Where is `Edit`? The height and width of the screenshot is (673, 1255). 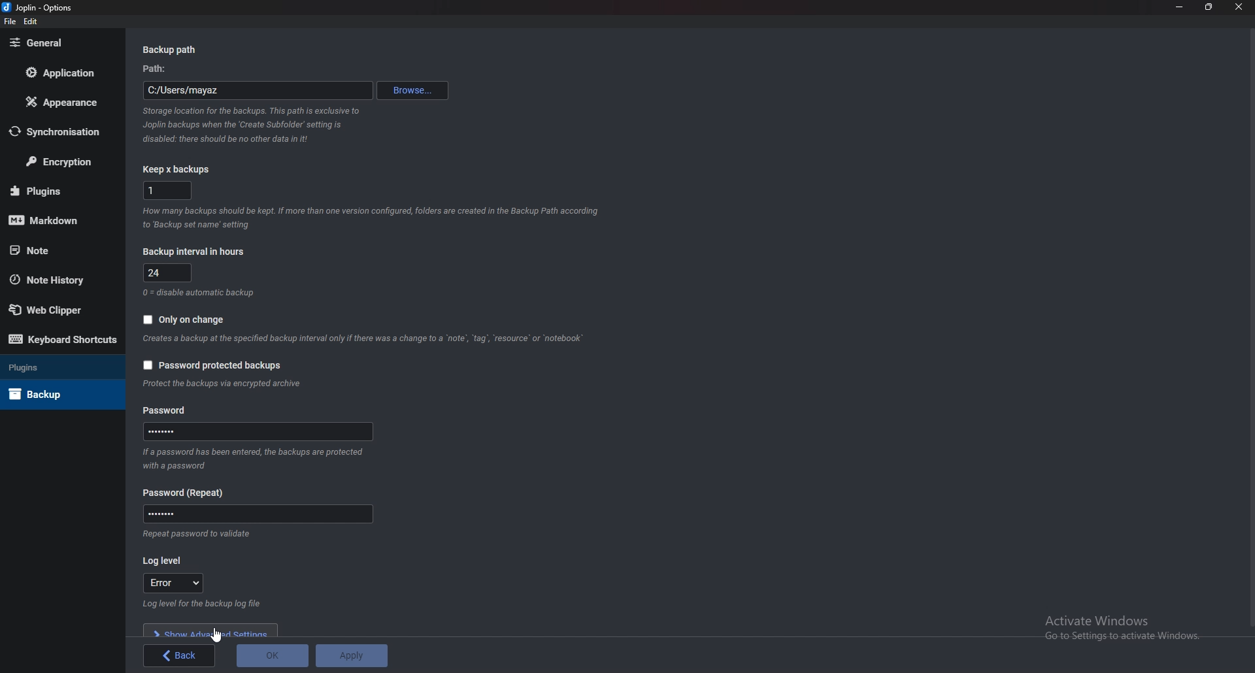 Edit is located at coordinates (31, 22).